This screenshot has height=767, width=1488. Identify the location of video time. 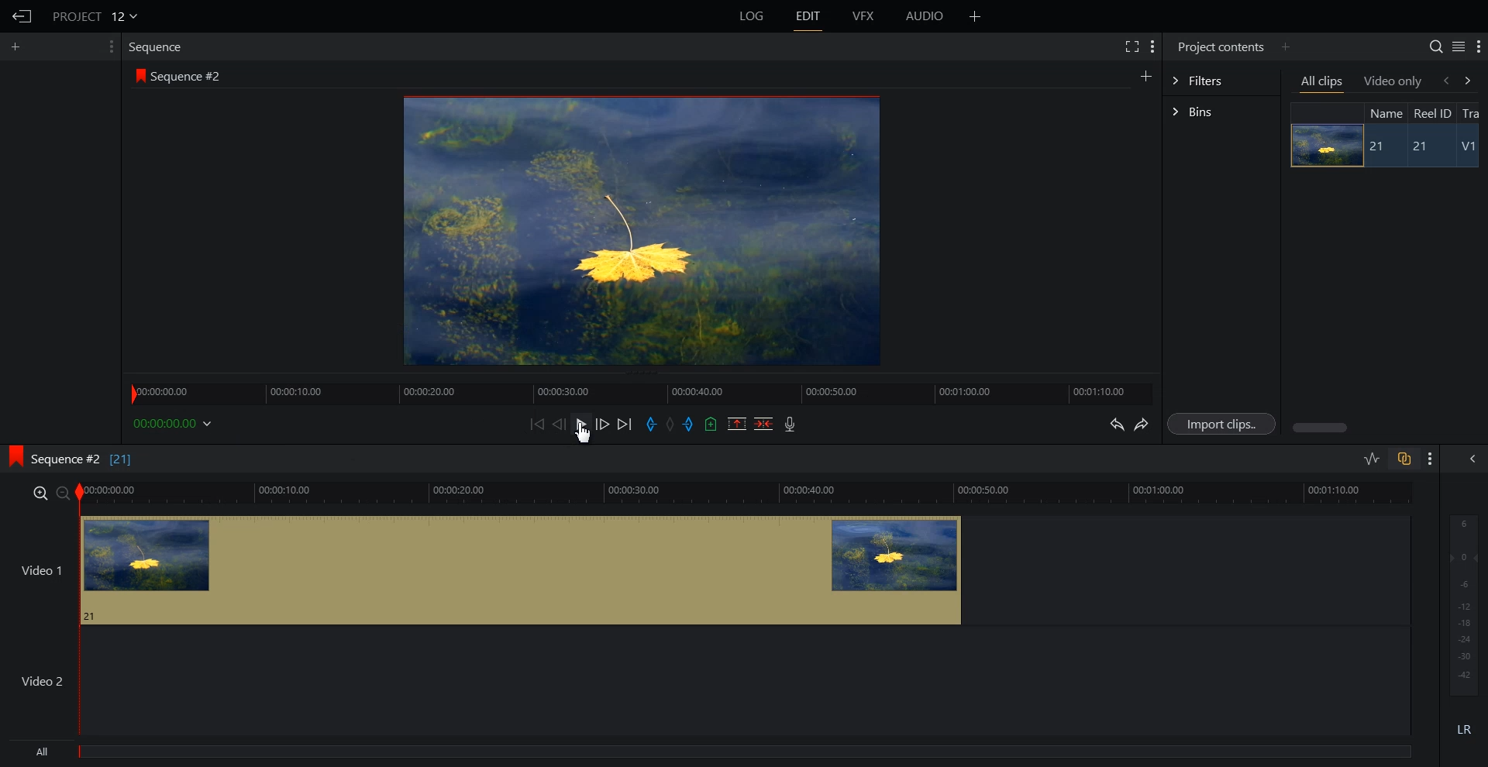
(749, 491).